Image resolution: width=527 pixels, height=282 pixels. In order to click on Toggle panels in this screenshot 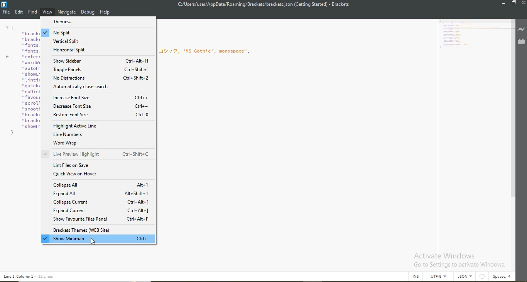, I will do `click(96, 70)`.